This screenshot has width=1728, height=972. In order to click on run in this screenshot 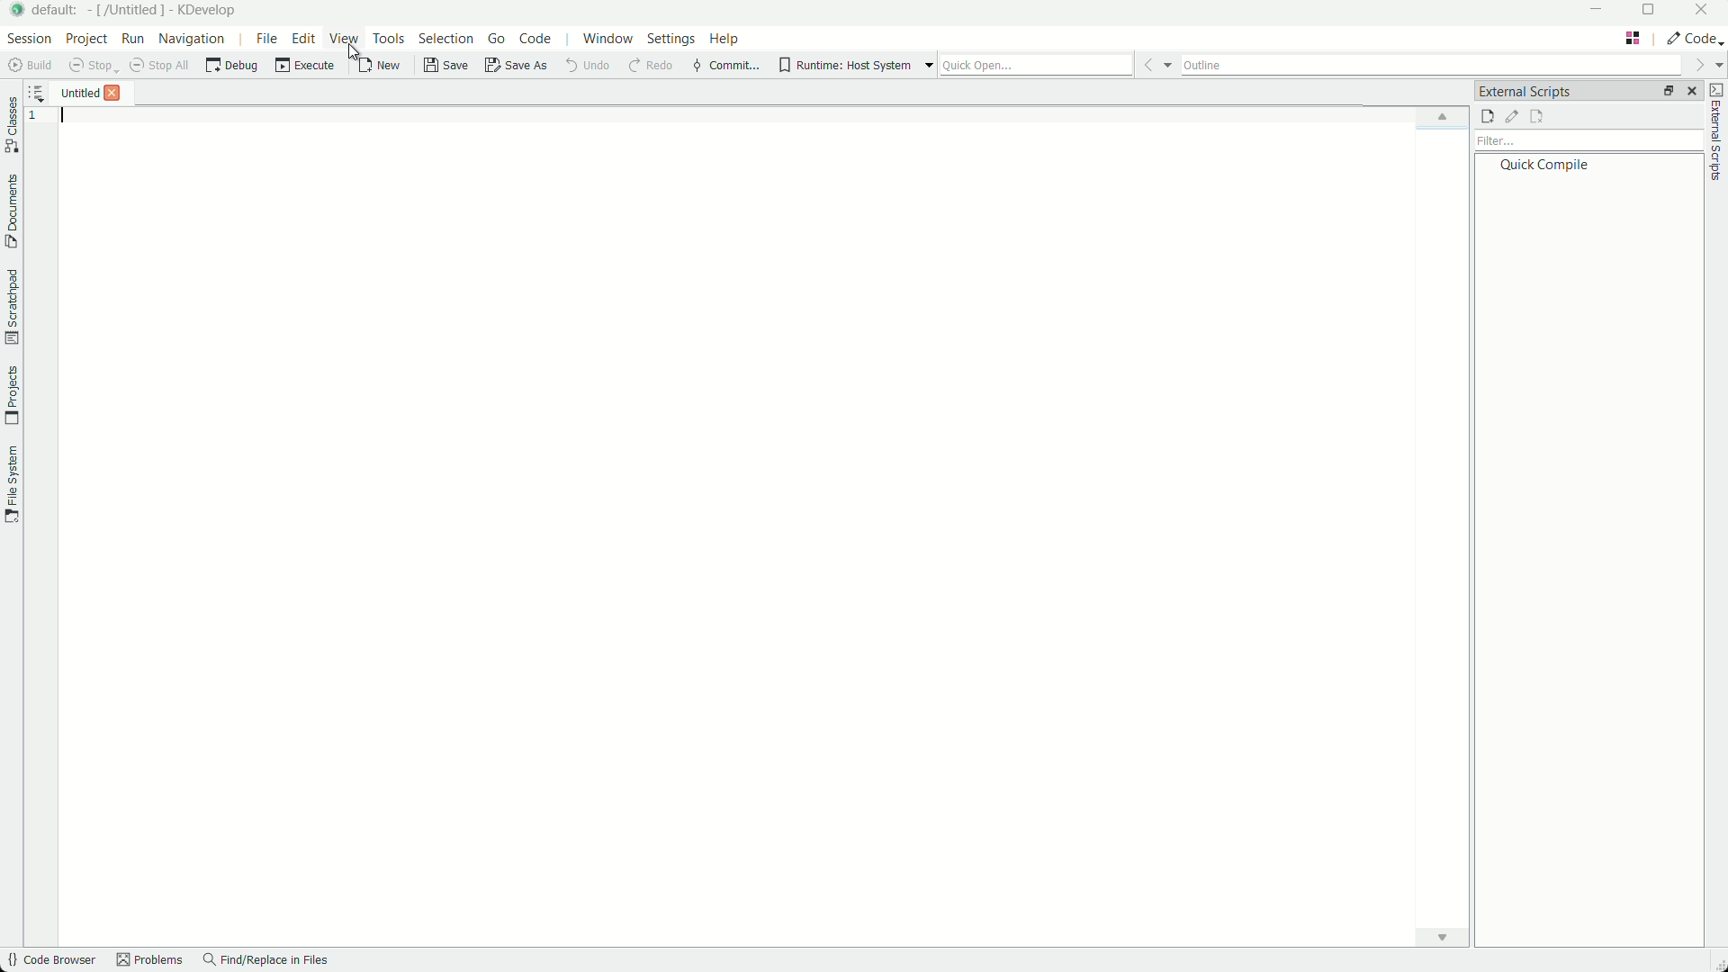, I will do `click(130, 41)`.